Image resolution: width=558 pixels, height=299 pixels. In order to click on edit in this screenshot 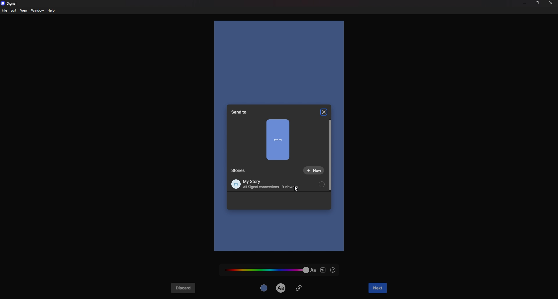, I will do `click(14, 10)`.